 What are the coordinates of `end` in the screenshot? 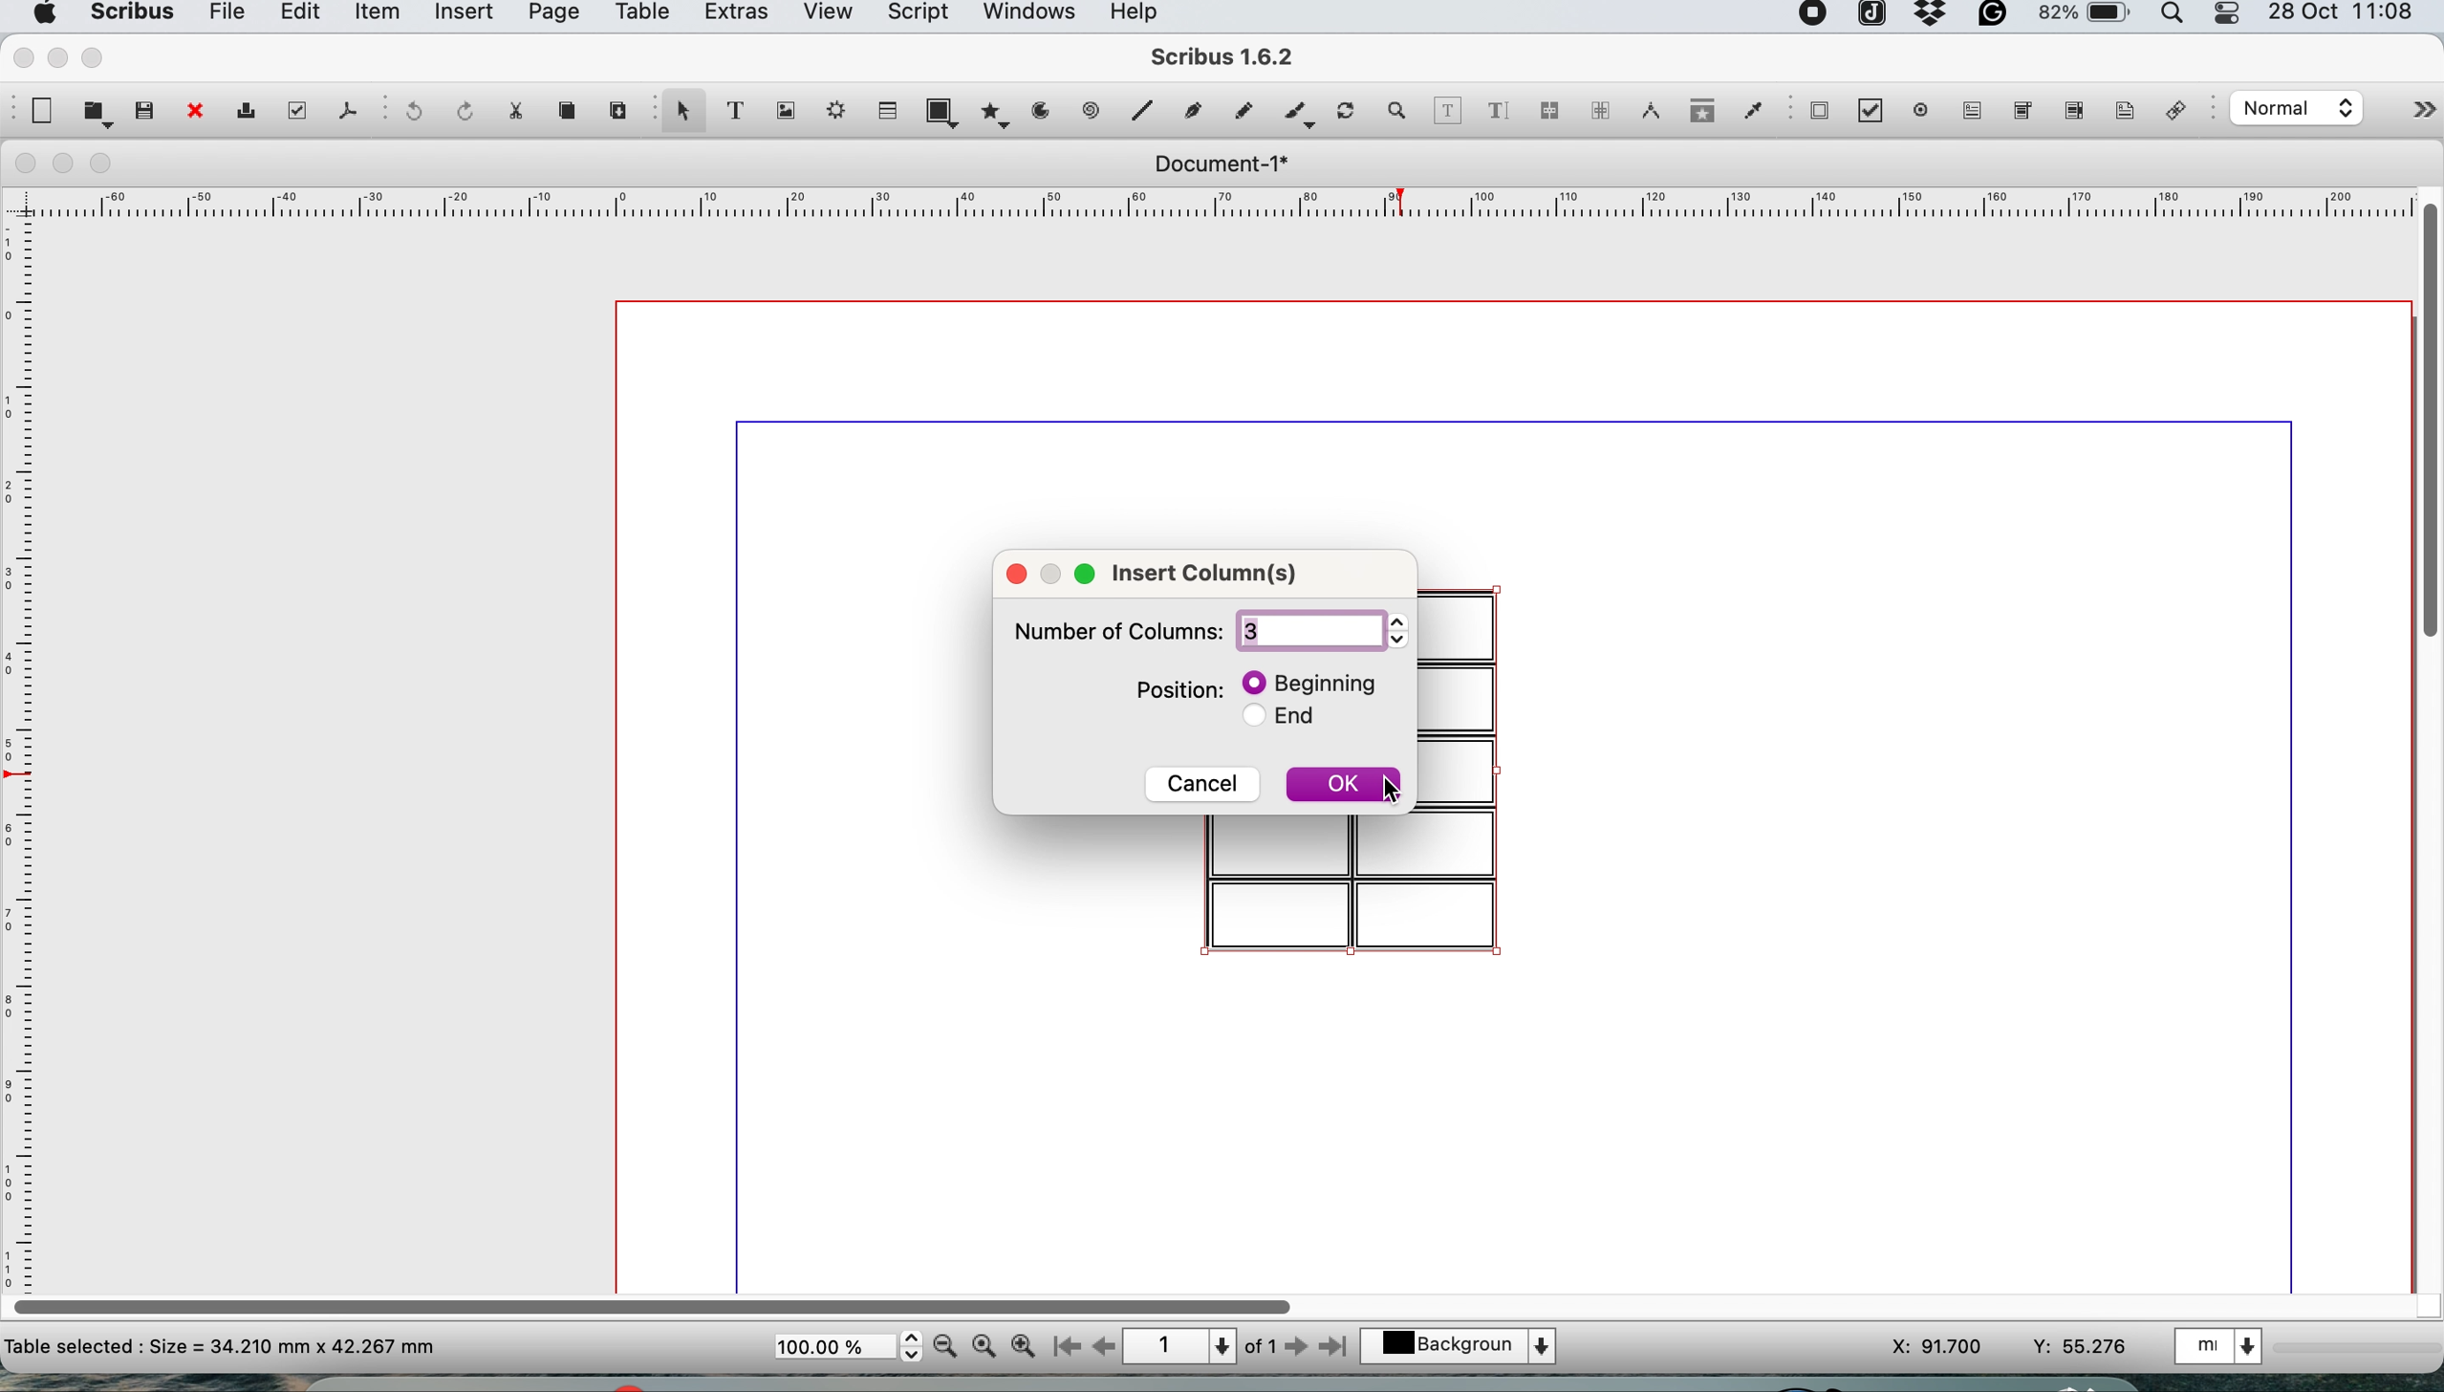 It's located at (1275, 721).